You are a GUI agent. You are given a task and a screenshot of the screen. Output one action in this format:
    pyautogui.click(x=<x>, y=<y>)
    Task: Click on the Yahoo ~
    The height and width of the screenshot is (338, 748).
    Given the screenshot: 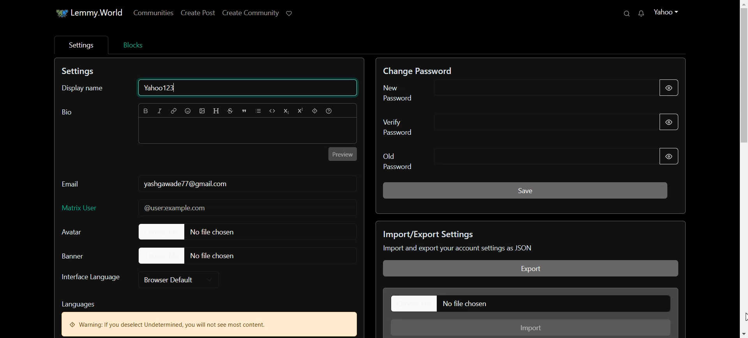 What is the action you would take?
    pyautogui.click(x=672, y=11)
    